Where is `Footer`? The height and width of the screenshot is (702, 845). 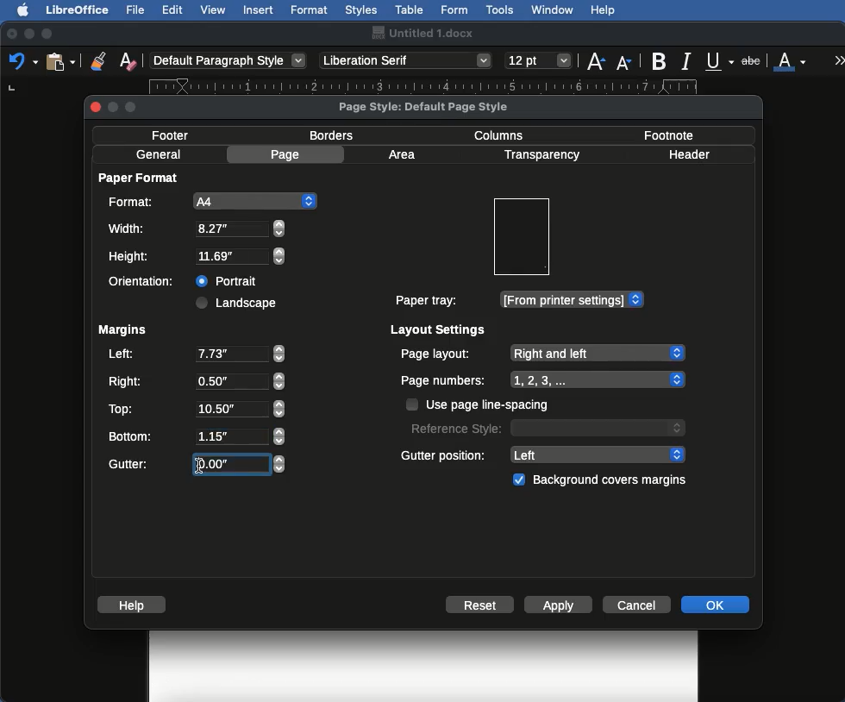 Footer is located at coordinates (176, 135).